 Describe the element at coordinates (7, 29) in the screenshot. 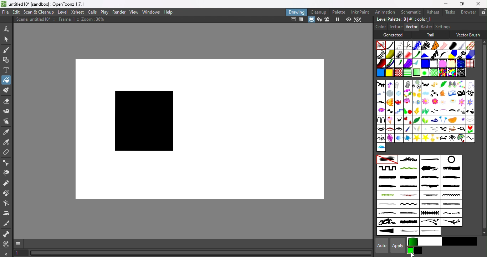

I see `Animate tool` at that location.